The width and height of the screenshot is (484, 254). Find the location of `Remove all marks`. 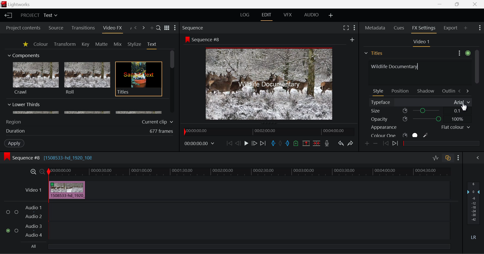

Remove all marks is located at coordinates (281, 144).